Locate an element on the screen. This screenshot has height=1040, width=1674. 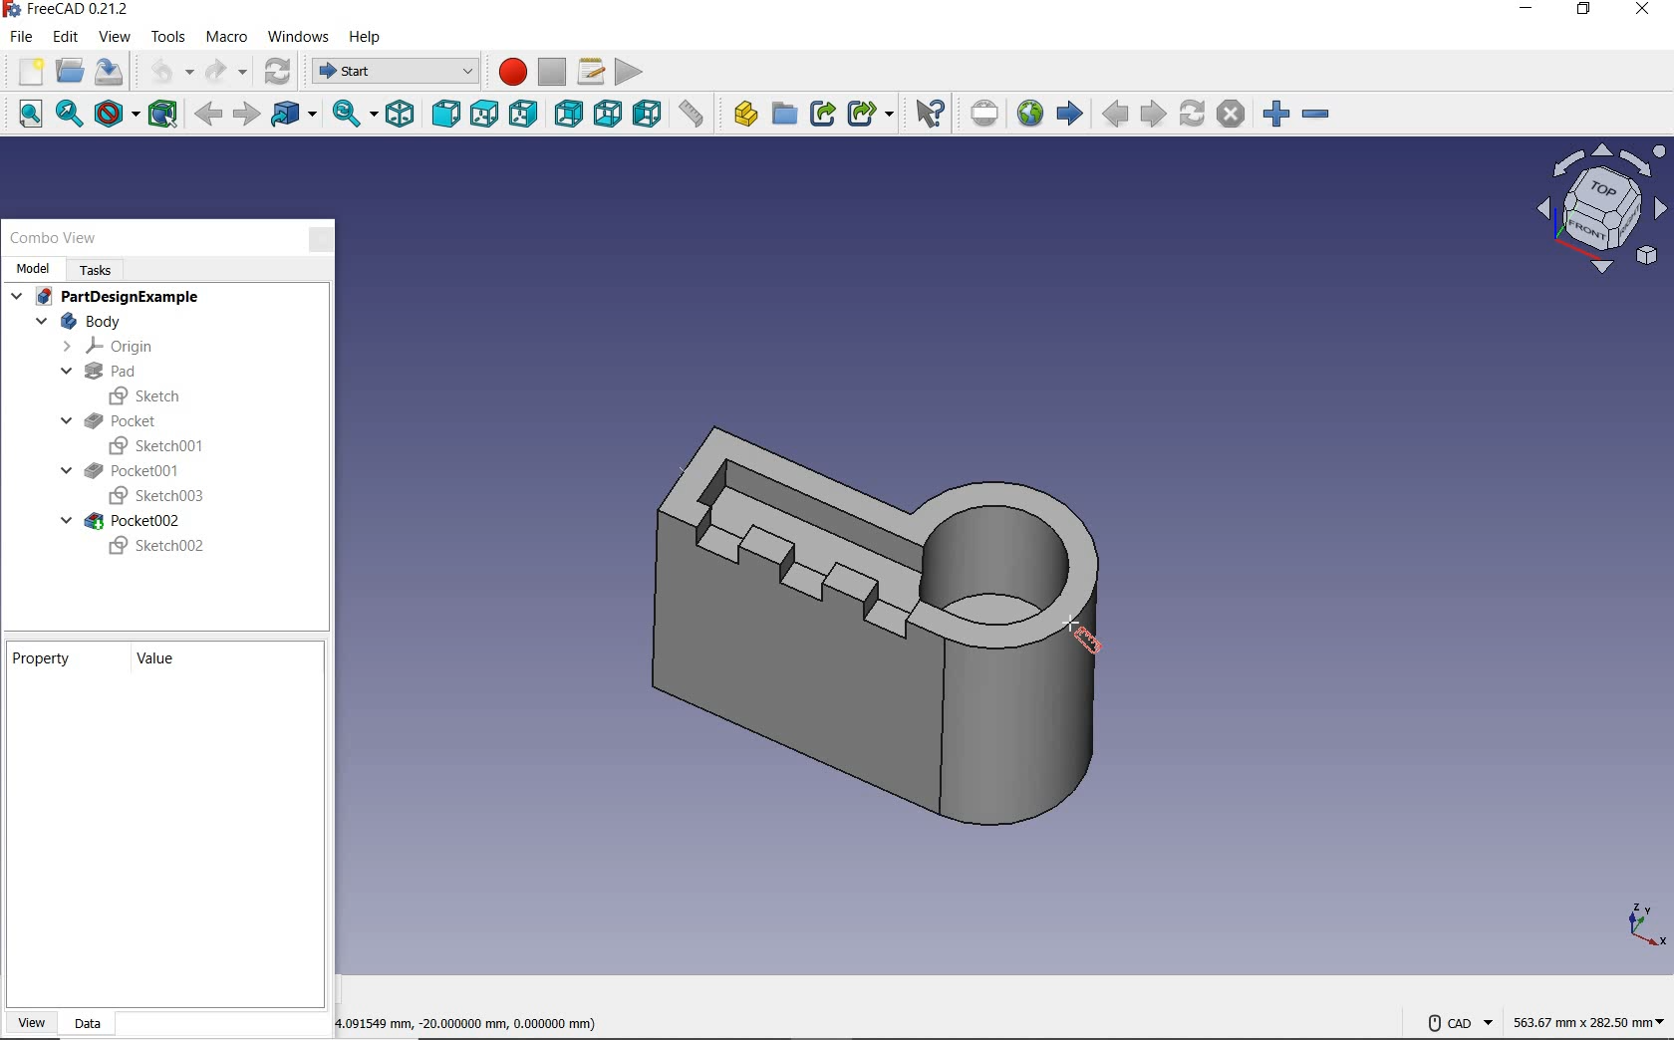
PARTDESIGNEXAMPLE is located at coordinates (108, 298).